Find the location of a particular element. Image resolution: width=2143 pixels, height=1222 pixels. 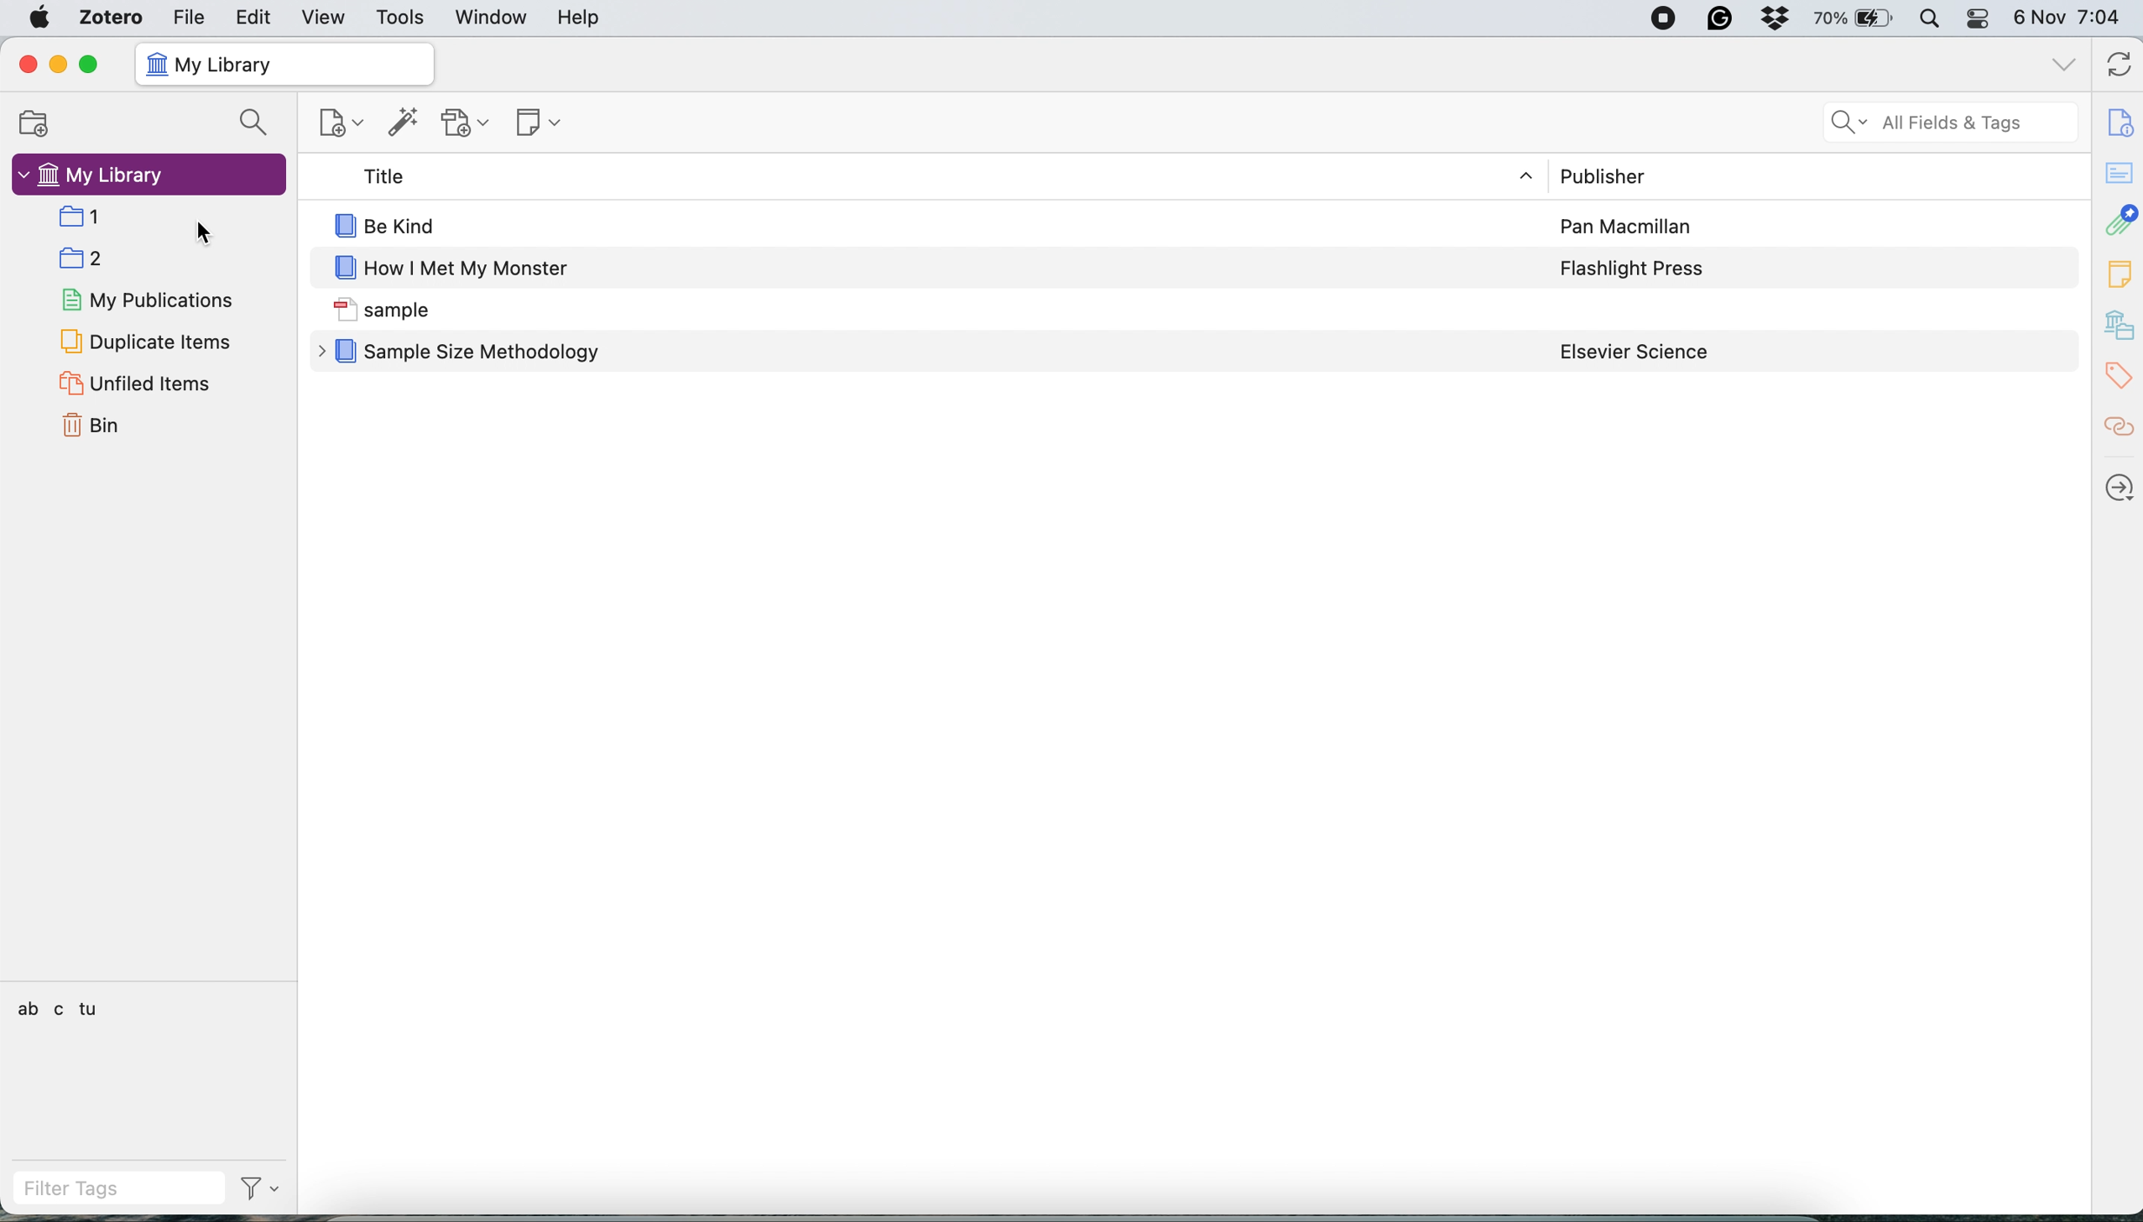

unfiled items is located at coordinates (137, 383).